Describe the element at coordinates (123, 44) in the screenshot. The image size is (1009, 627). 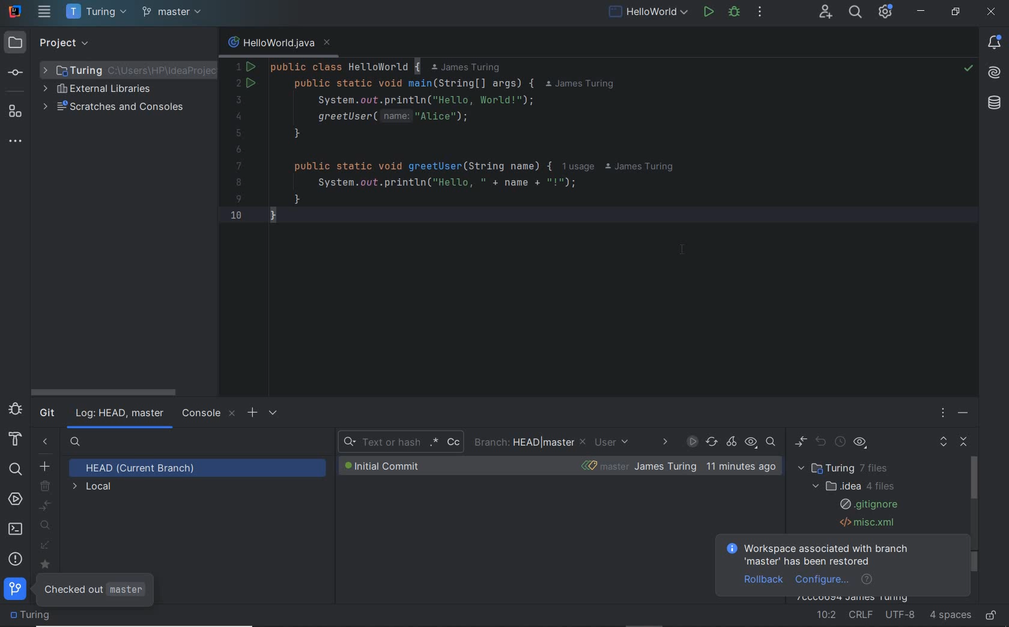
I see `select opened file` at that location.